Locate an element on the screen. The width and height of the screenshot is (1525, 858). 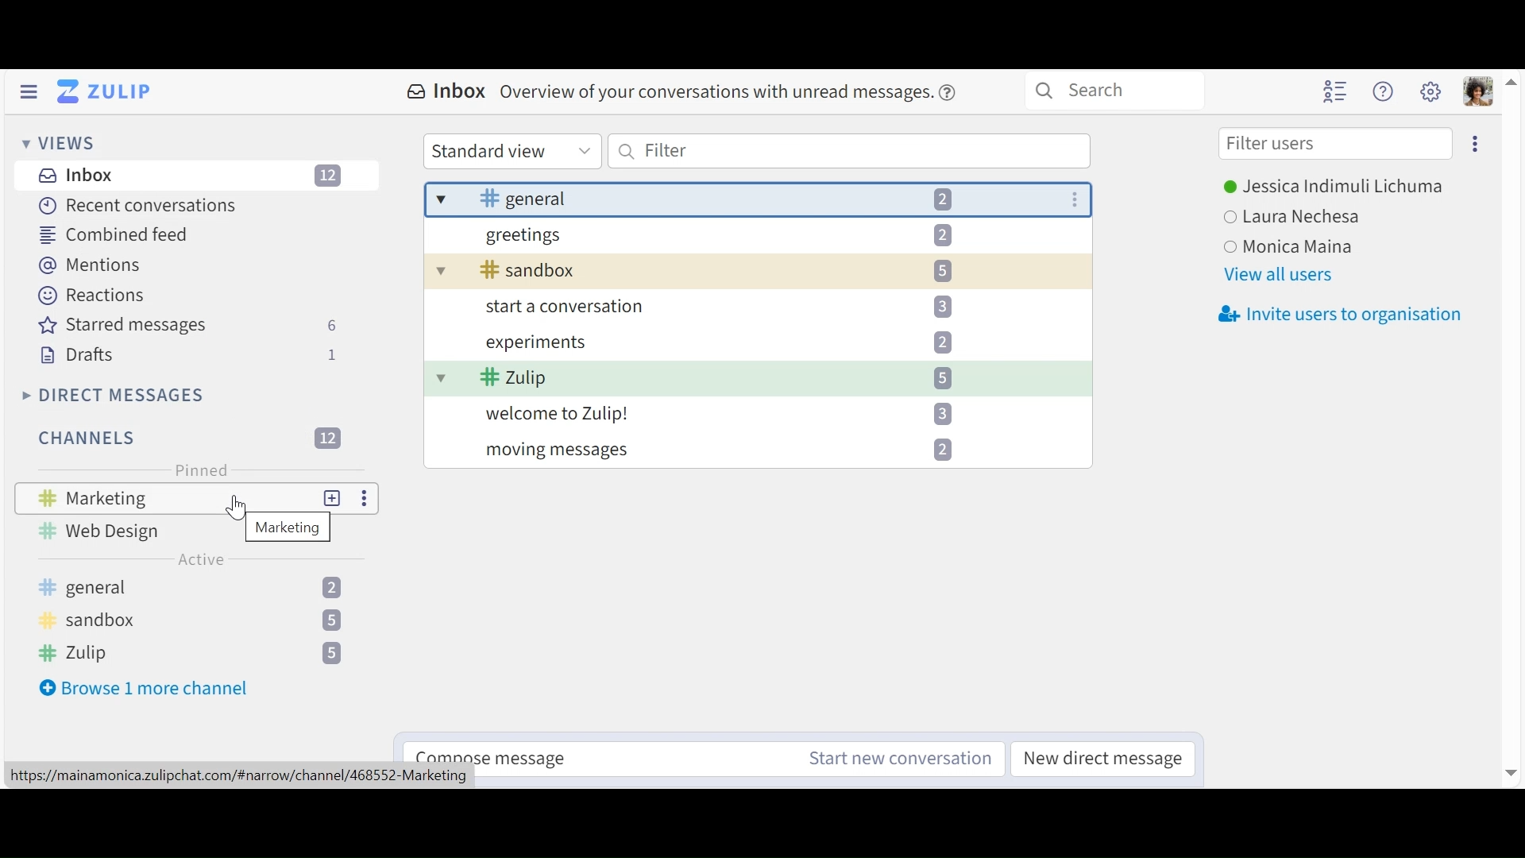
Web design is located at coordinates (109, 531).